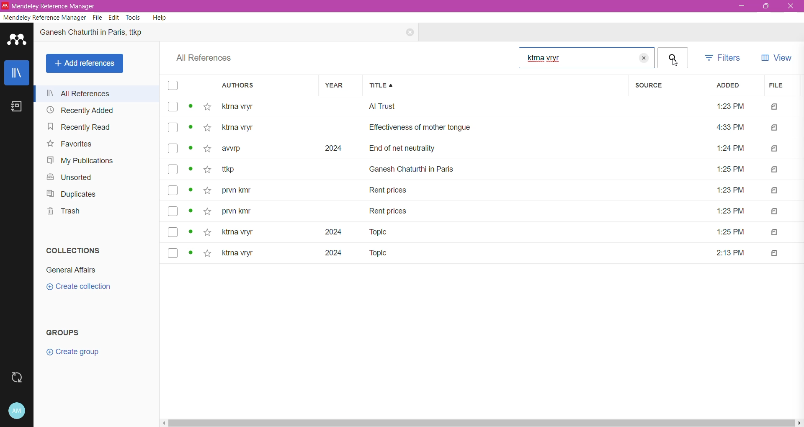 The height and width of the screenshot is (427, 804). What do you see at coordinates (482, 107) in the screenshot?
I see `ktrna vryr Al Trust 1:23PM` at bounding box center [482, 107].